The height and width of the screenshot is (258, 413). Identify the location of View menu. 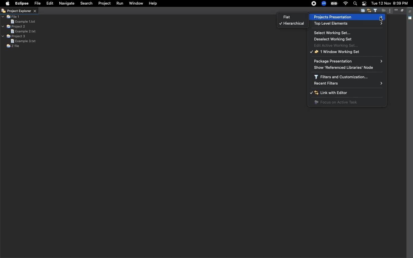
(389, 11).